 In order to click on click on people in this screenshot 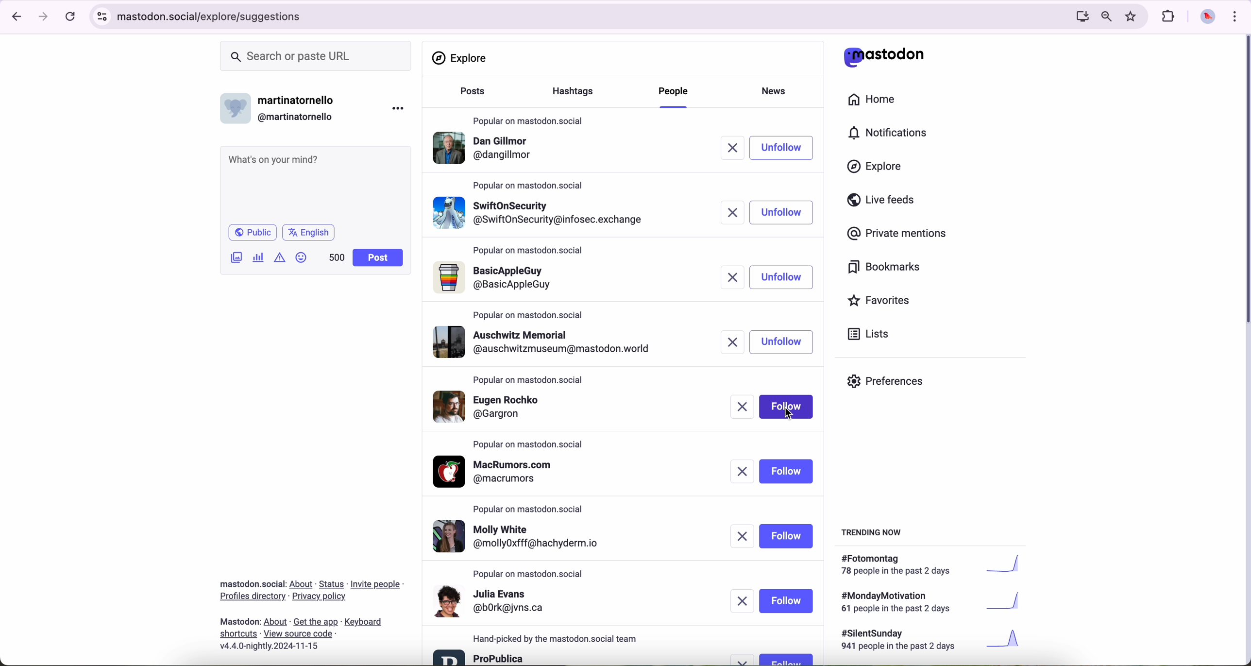, I will do `click(676, 96)`.